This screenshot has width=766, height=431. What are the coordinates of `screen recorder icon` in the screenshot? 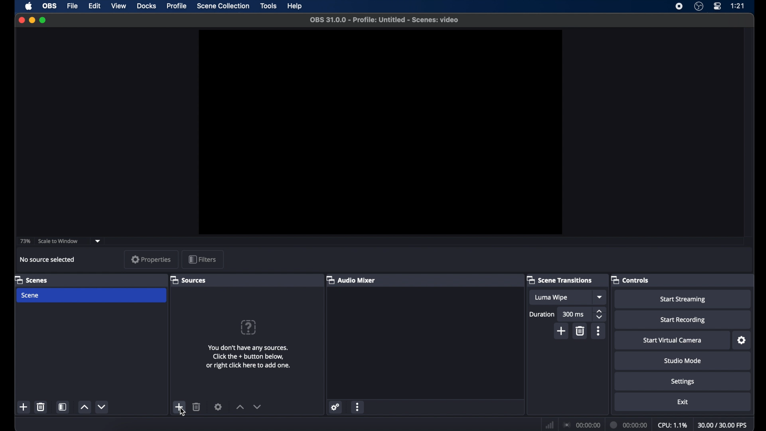 It's located at (679, 6).